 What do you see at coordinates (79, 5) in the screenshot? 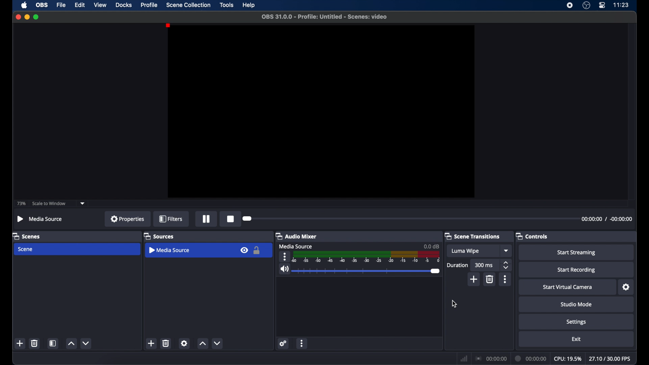
I see `edit` at bounding box center [79, 5].